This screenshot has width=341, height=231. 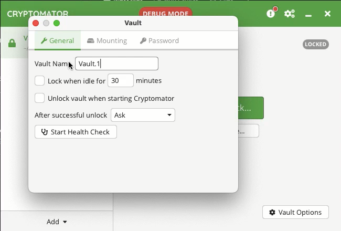 What do you see at coordinates (273, 12) in the screenshot?
I see `more info` at bounding box center [273, 12].